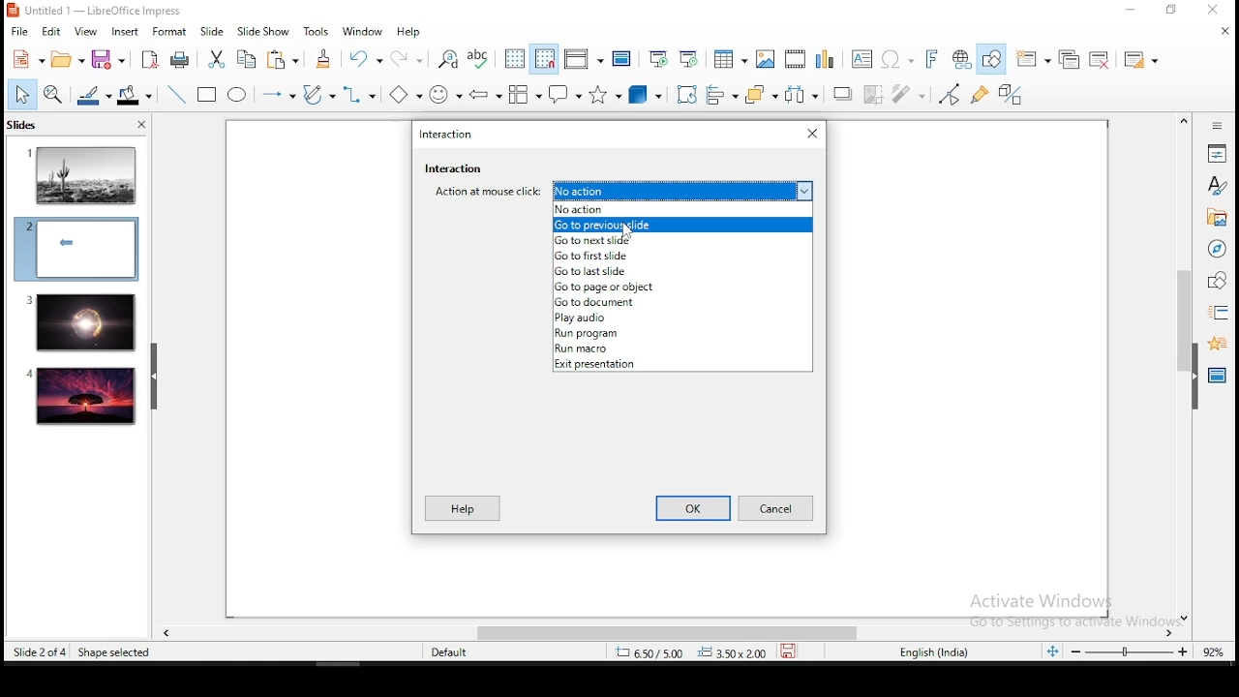 The height and width of the screenshot is (697, 1239). I want to click on close window, so click(812, 133).